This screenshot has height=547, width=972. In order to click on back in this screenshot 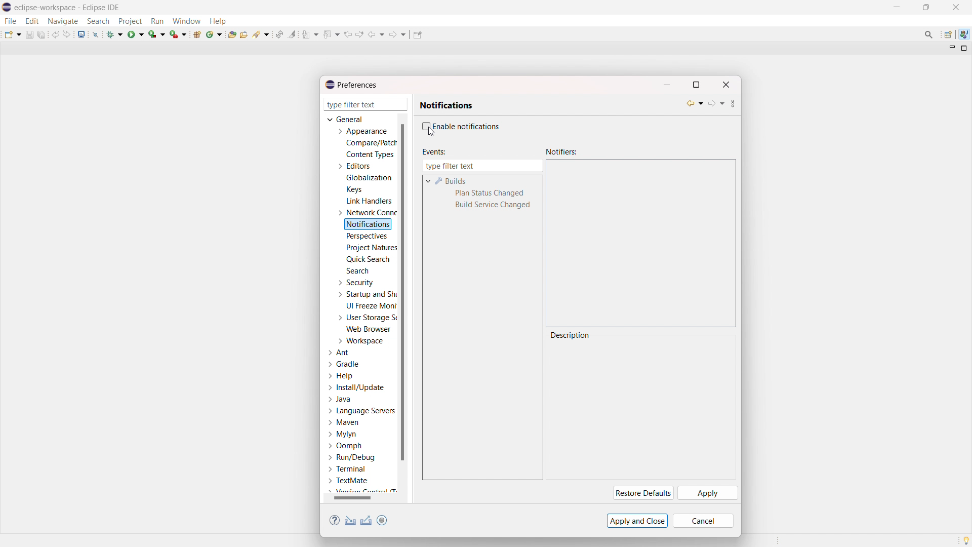, I will do `click(376, 34)`.